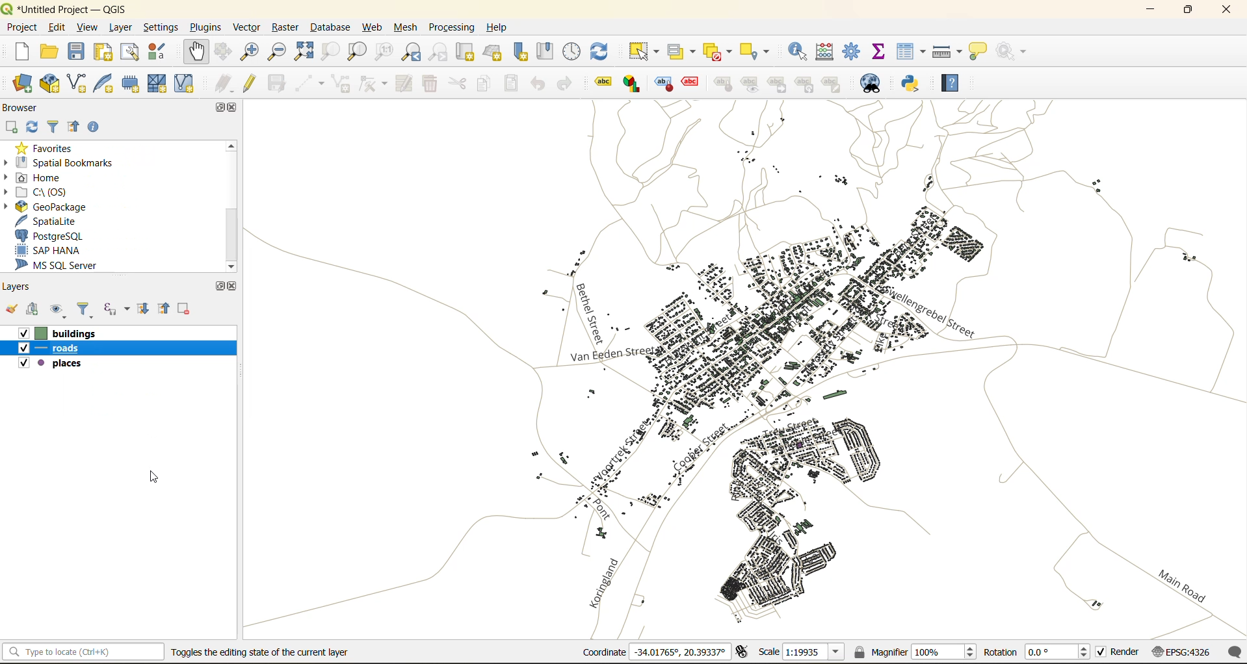 The image size is (1247, 664). What do you see at coordinates (92, 127) in the screenshot?
I see `enable properties` at bounding box center [92, 127].